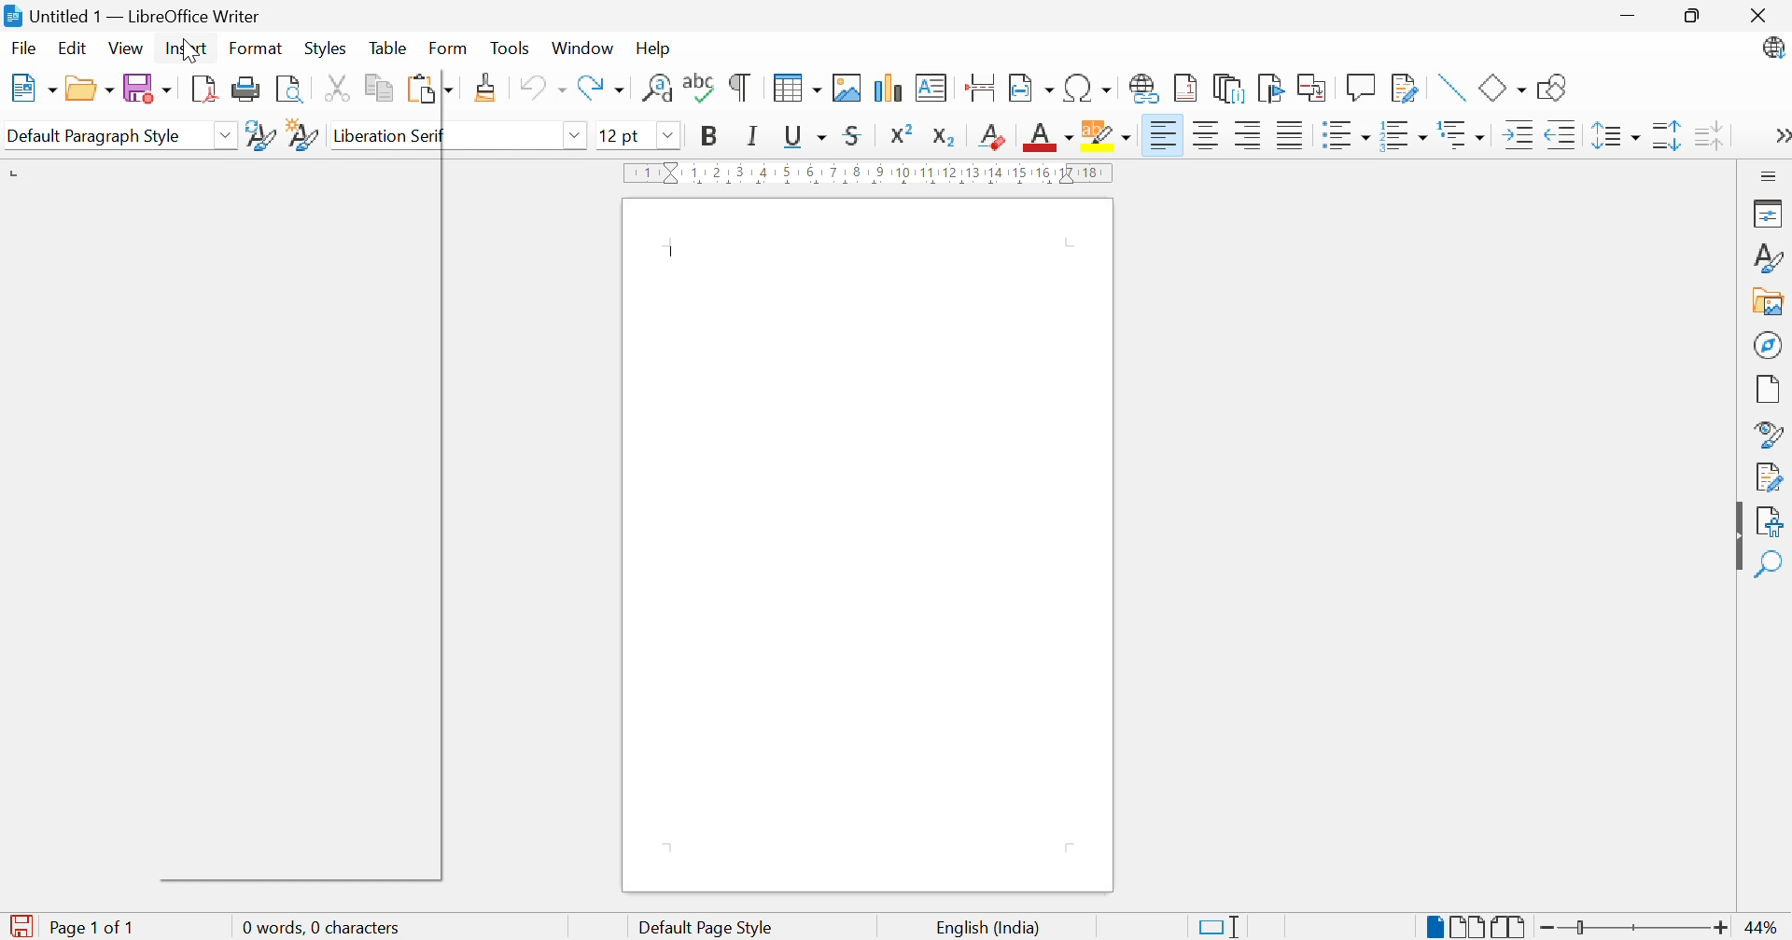 This screenshot has height=940, width=1792. Describe the element at coordinates (671, 136) in the screenshot. I see `Drop down` at that location.